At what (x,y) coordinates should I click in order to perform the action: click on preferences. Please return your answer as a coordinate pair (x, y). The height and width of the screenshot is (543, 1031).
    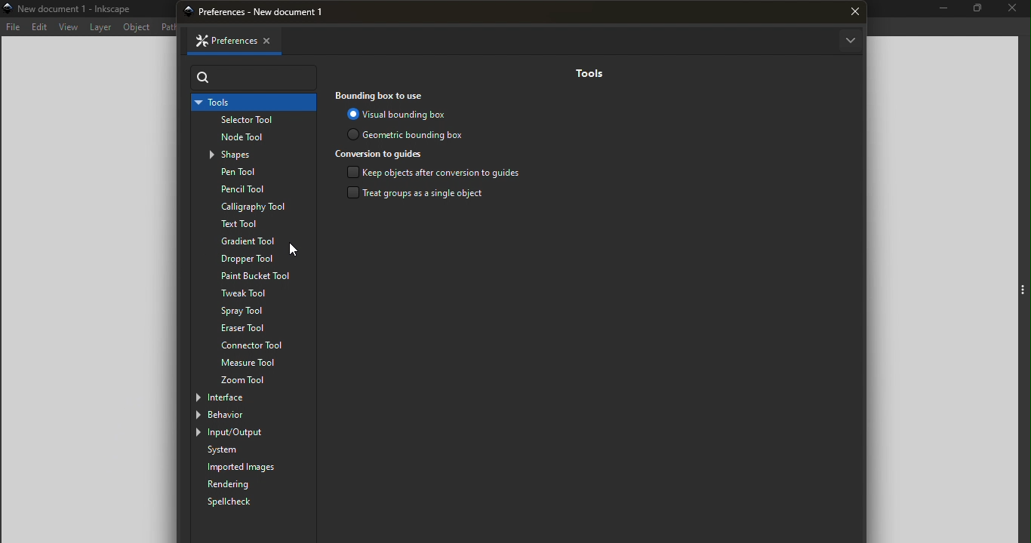
    Looking at the image, I should click on (266, 12).